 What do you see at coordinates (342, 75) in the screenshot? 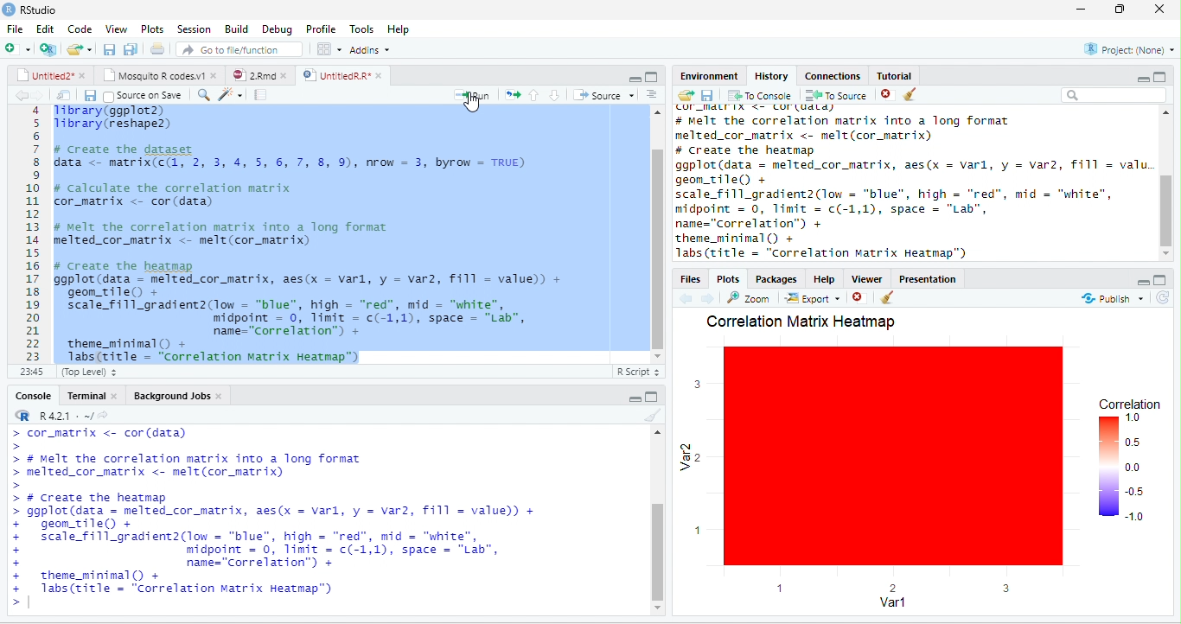
I see `untitledR` at bounding box center [342, 75].